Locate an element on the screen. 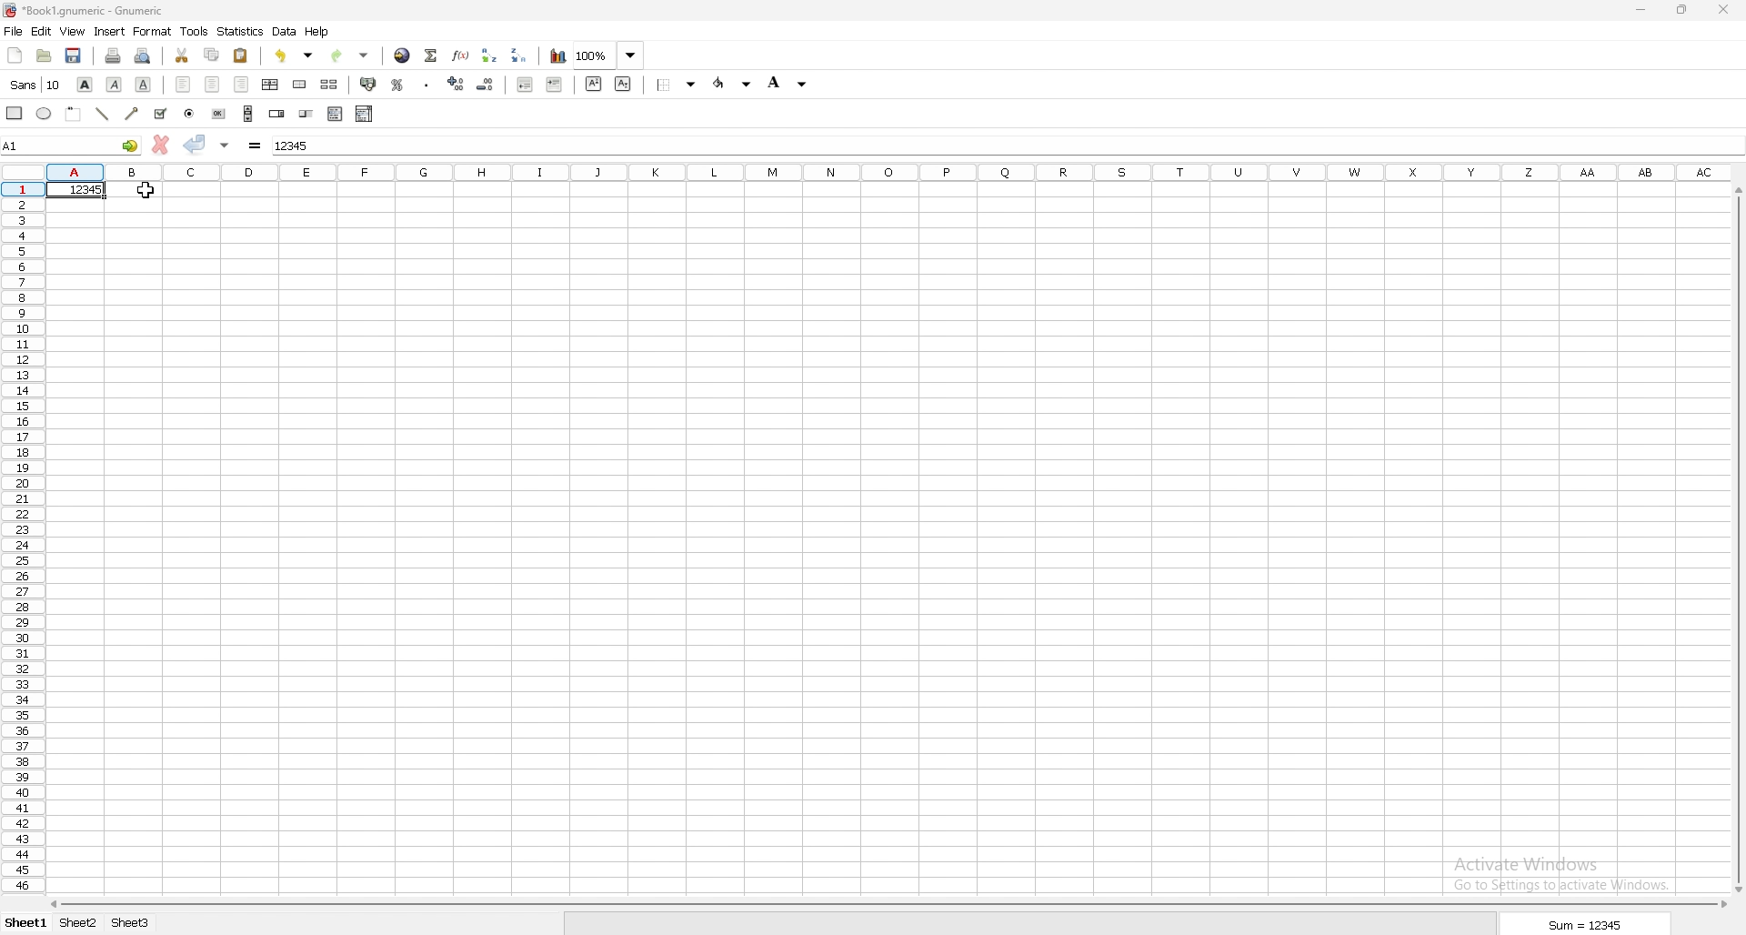 Image resolution: width=1746 pixels, height=935 pixels. radio button is located at coordinates (189, 114).